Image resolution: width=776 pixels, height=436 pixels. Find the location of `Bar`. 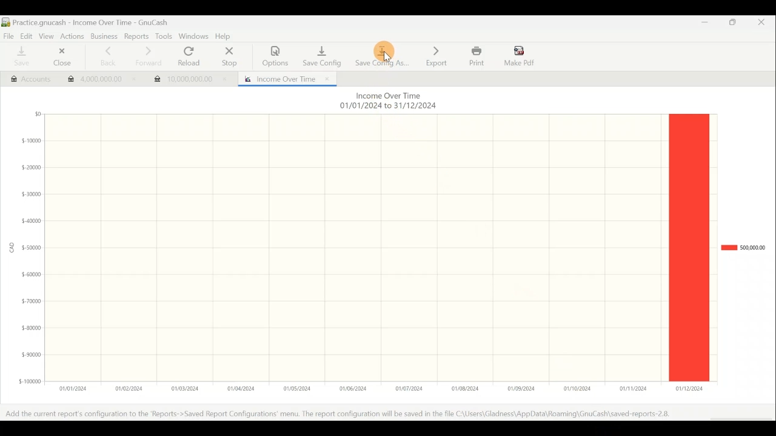

Bar is located at coordinates (689, 249).